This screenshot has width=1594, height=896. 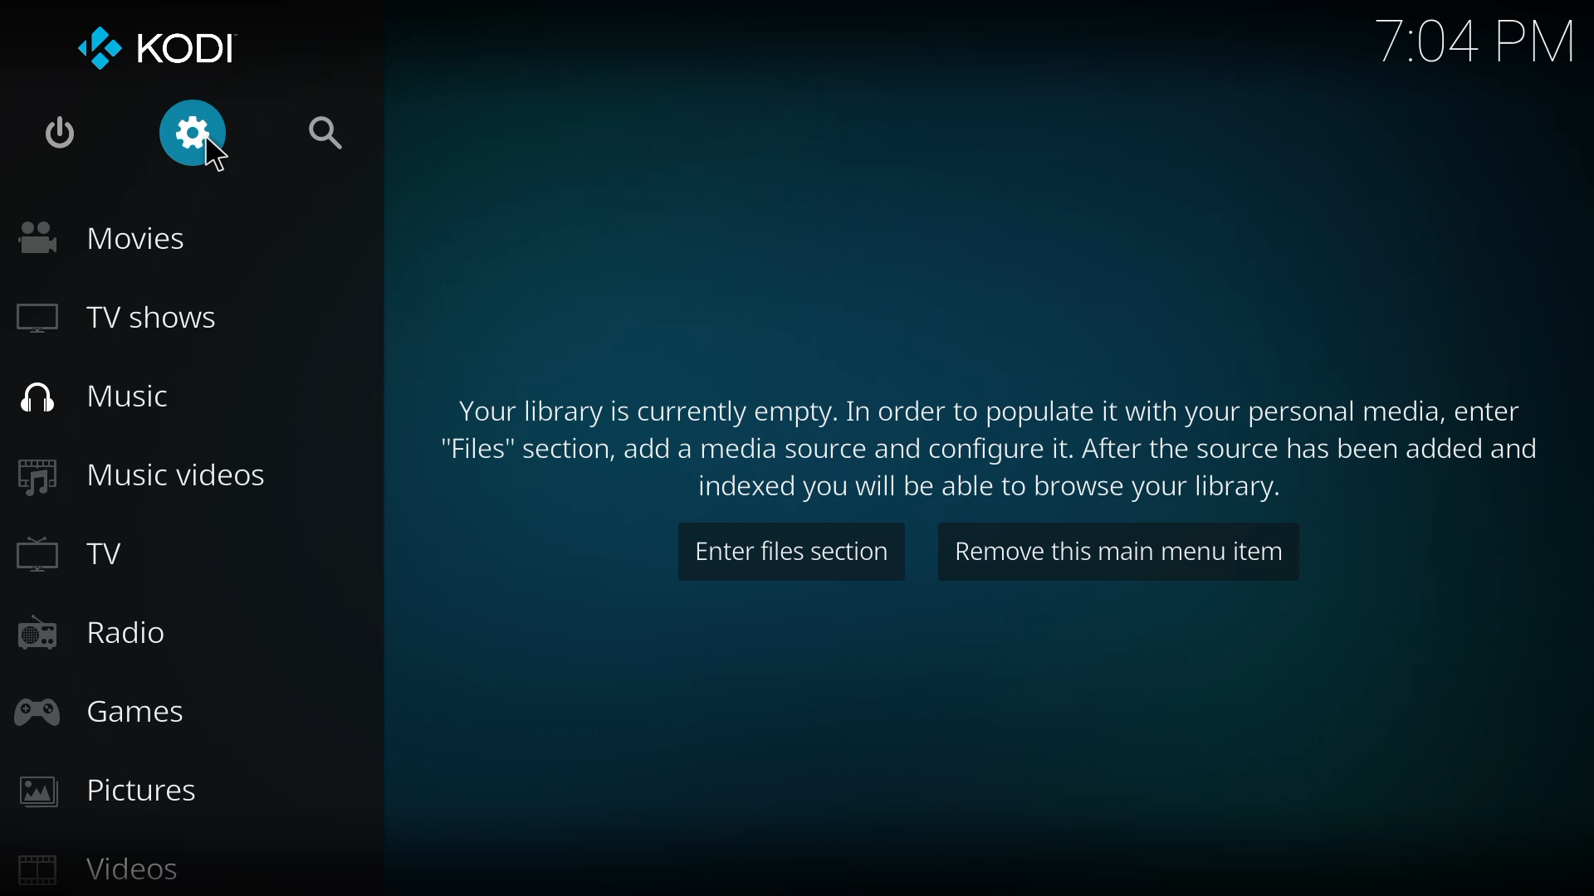 What do you see at coordinates (1122, 553) in the screenshot?
I see `remove this main menu item` at bounding box center [1122, 553].